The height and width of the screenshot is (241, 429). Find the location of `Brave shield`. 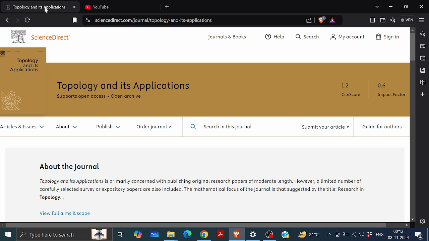

Brave shield is located at coordinates (321, 20).